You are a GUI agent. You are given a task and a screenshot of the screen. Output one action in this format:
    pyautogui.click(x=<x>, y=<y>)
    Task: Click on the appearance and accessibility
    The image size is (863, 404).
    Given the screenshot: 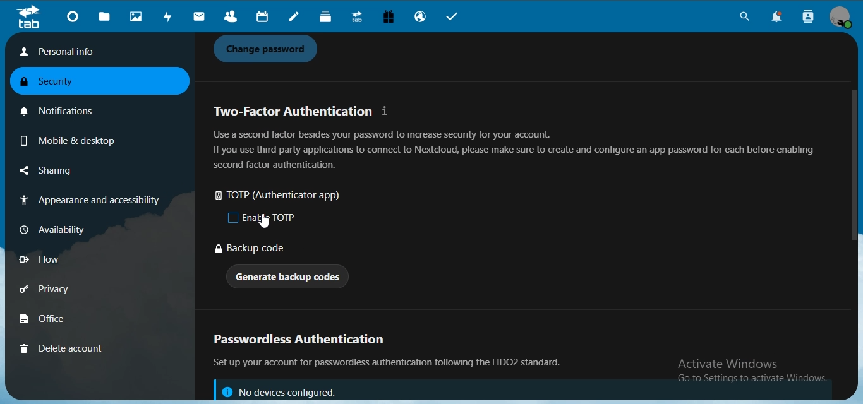 What is the action you would take?
    pyautogui.click(x=87, y=201)
    